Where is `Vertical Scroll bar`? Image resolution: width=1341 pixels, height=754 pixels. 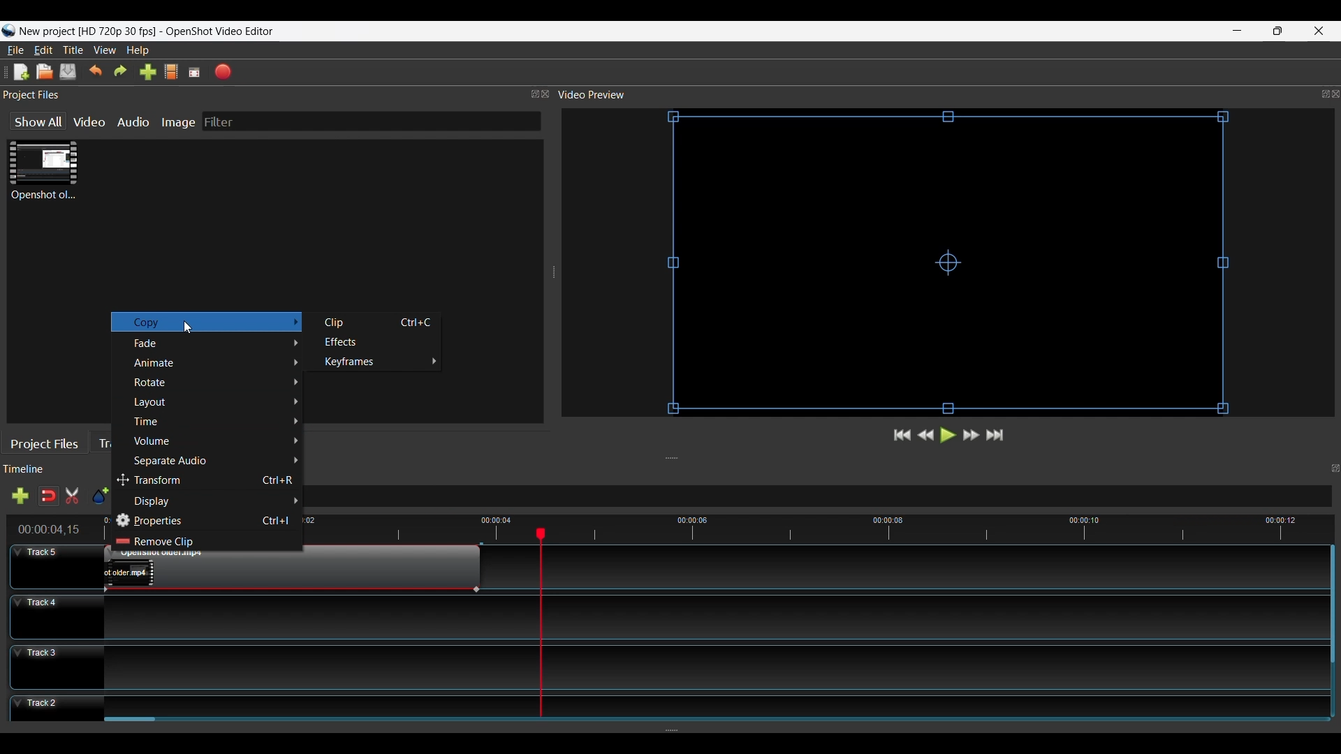
Vertical Scroll bar is located at coordinates (1331, 605).